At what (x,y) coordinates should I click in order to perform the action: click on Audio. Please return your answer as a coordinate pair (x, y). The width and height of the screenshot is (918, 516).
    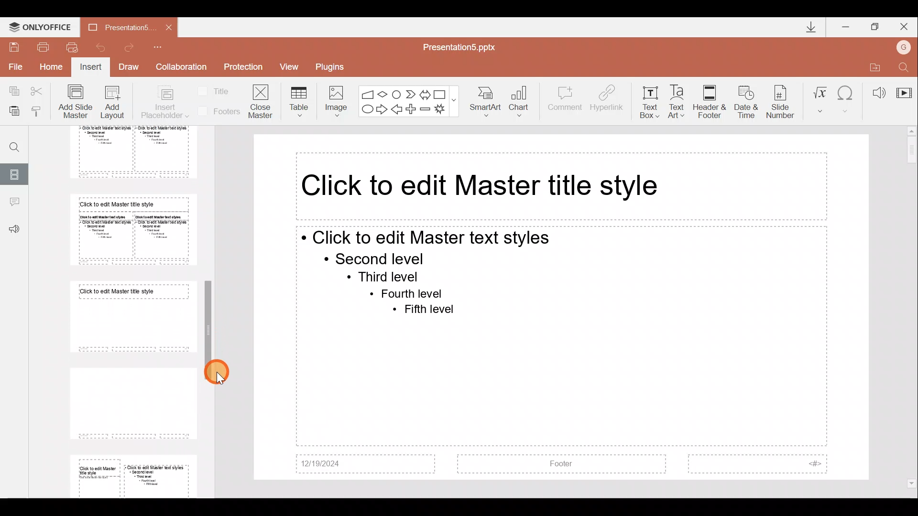
    Looking at the image, I should click on (875, 90).